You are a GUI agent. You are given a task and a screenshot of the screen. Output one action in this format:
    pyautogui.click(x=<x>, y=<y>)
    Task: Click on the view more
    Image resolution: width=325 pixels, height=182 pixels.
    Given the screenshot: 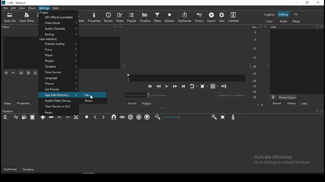 What is the action you would take?
    pyautogui.click(x=273, y=97)
    